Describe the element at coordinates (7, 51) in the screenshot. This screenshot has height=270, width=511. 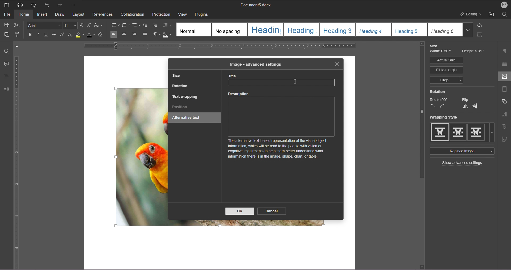
I see `Find` at that location.